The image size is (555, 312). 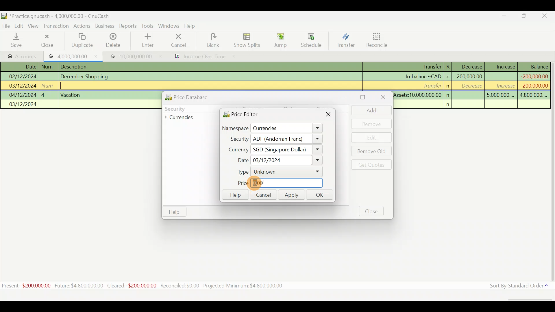 I want to click on Decrease, so click(x=471, y=66).